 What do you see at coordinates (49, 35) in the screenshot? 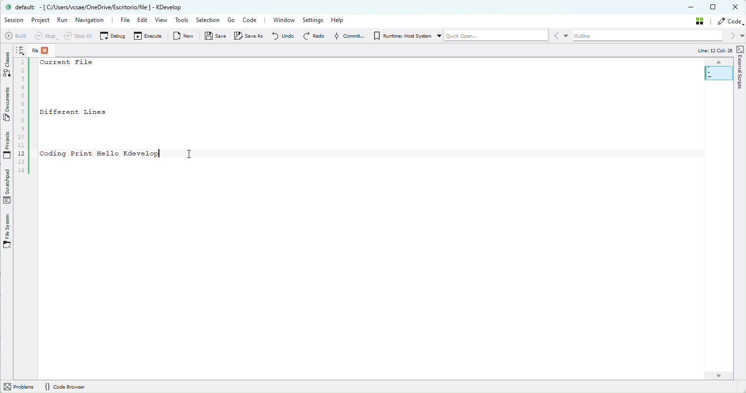
I see `Stop` at bounding box center [49, 35].